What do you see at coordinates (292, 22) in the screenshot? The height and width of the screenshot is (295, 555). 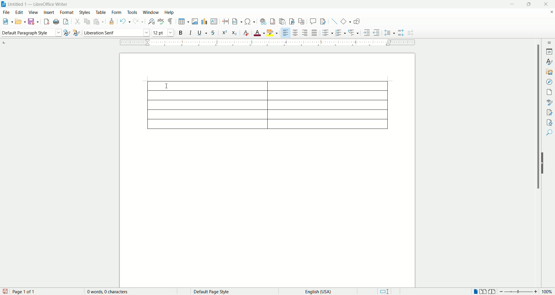 I see `insert bookmark` at bounding box center [292, 22].